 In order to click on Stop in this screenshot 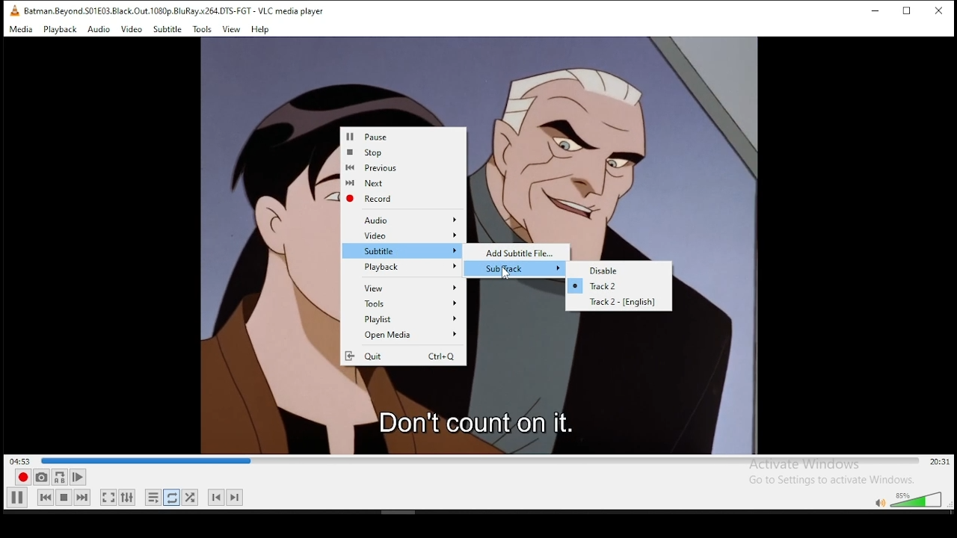, I will do `click(403, 153)`.